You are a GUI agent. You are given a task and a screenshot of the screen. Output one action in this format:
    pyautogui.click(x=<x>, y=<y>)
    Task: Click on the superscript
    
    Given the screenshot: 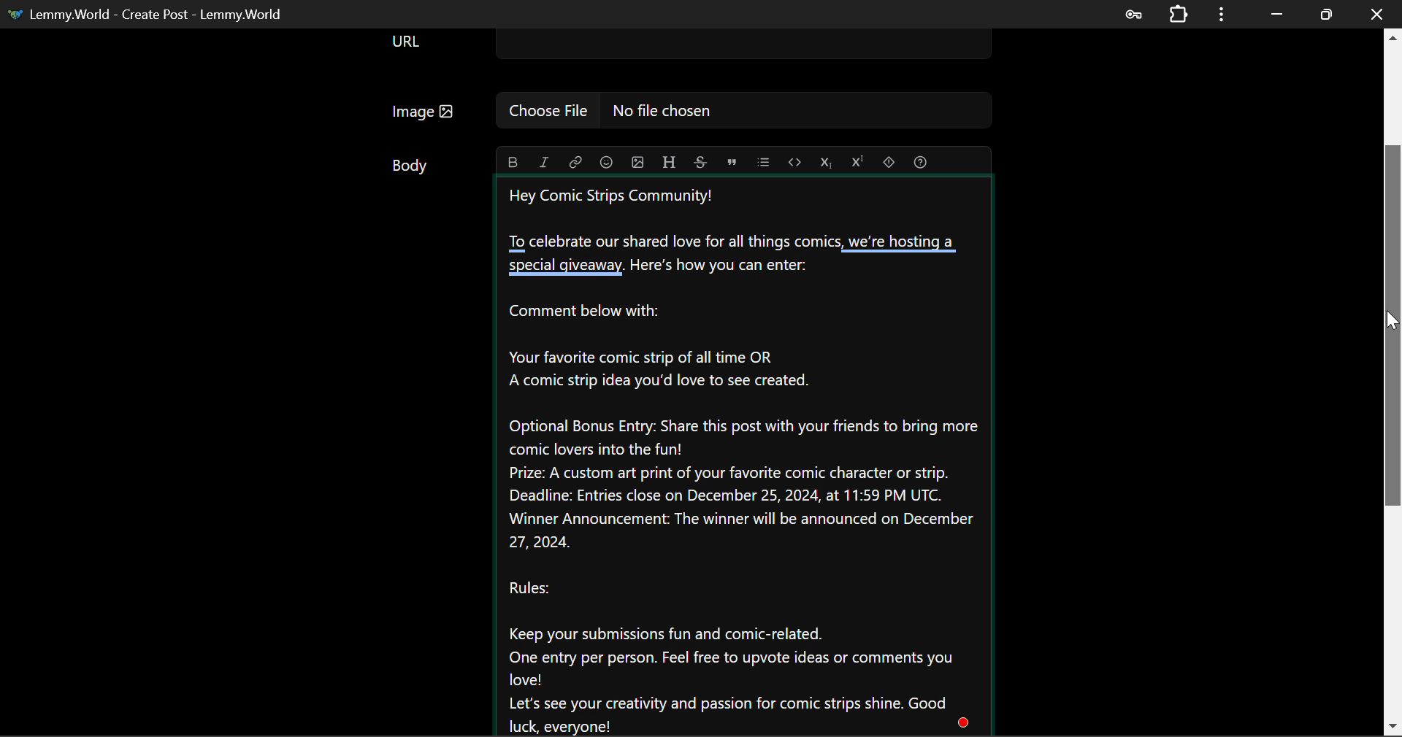 What is the action you would take?
    pyautogui.click(x=857, y=160)
    